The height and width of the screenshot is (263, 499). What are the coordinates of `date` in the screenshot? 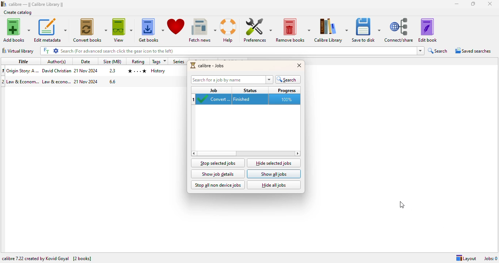 It's located at (85, 71).